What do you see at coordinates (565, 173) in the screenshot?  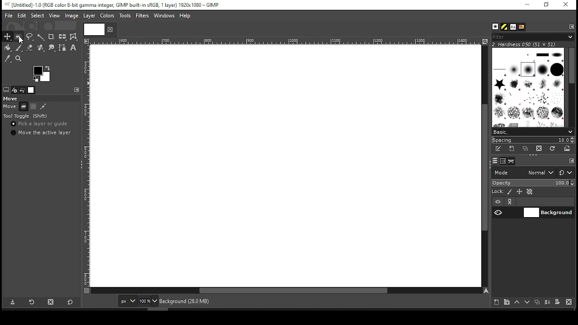 I see `switch to other mode groups` at bounding box center [565, 173].